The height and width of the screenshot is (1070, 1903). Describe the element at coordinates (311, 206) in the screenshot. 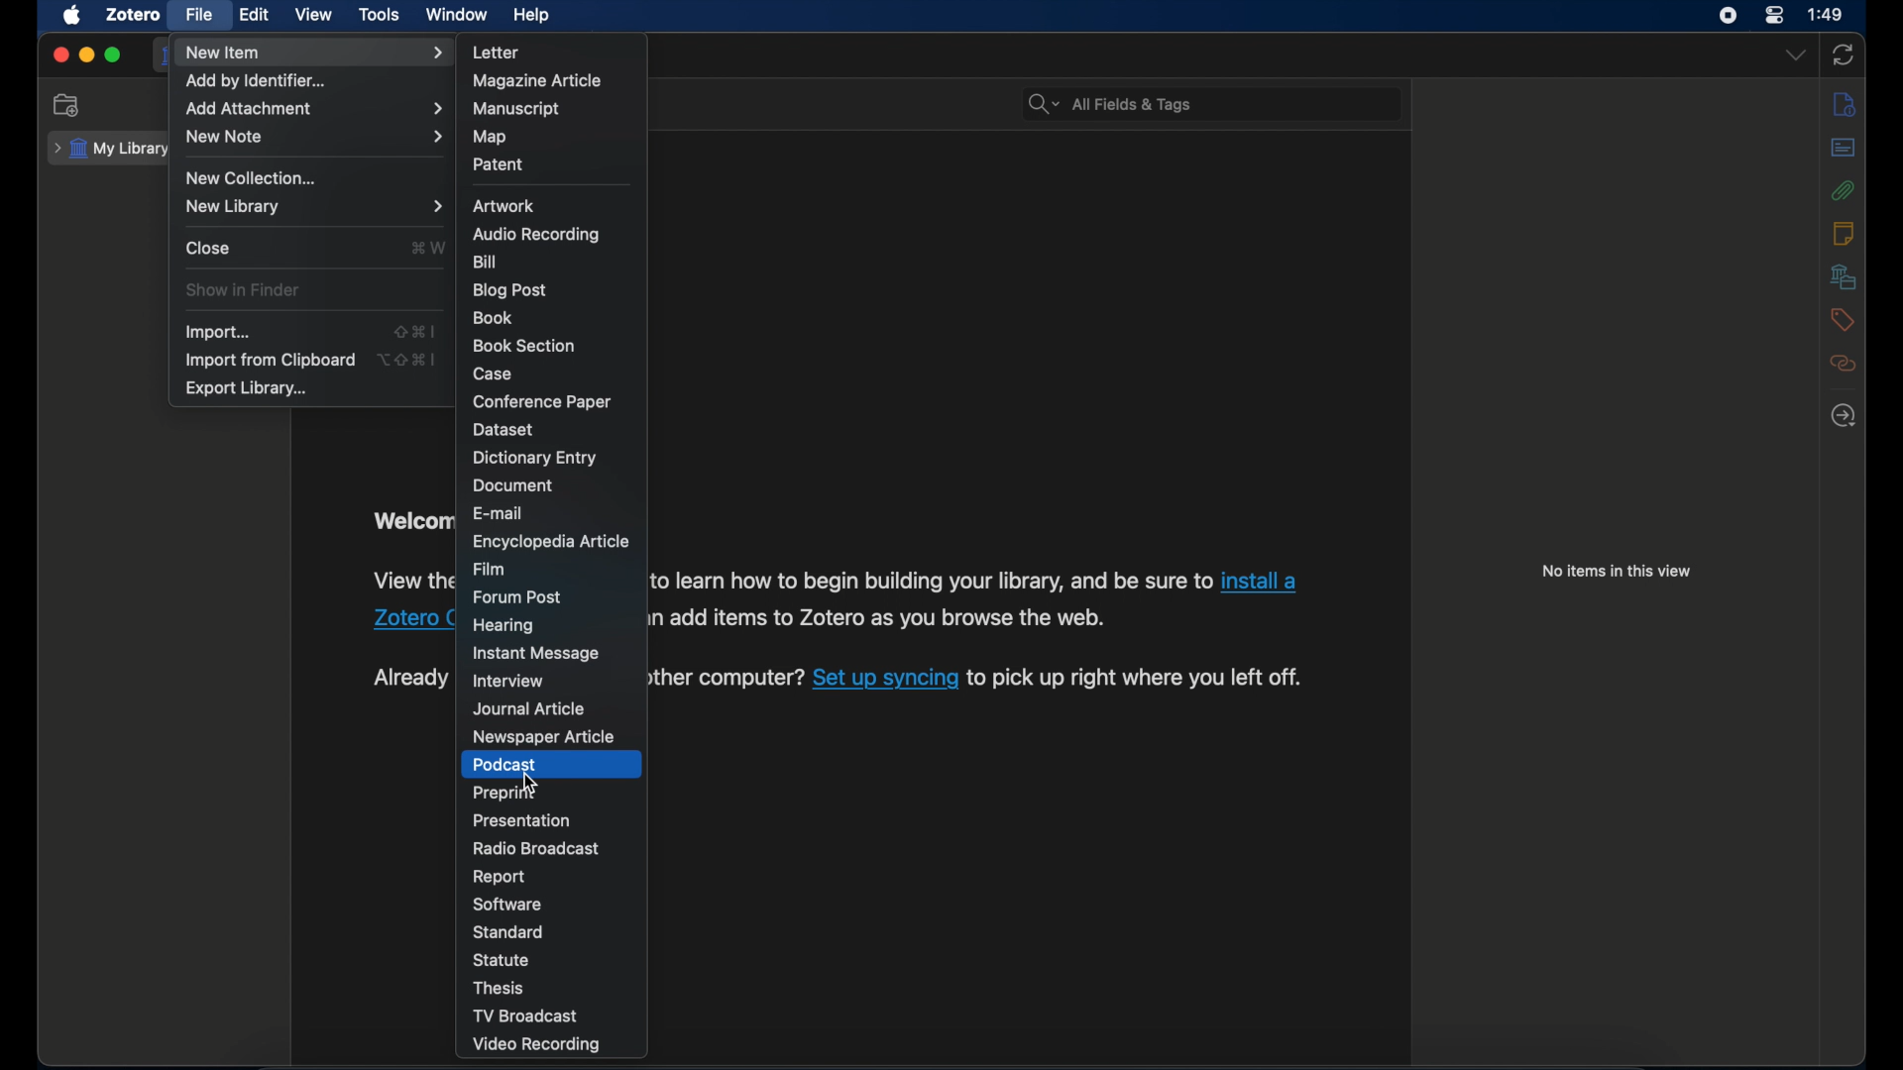

I see `new library` at that location.